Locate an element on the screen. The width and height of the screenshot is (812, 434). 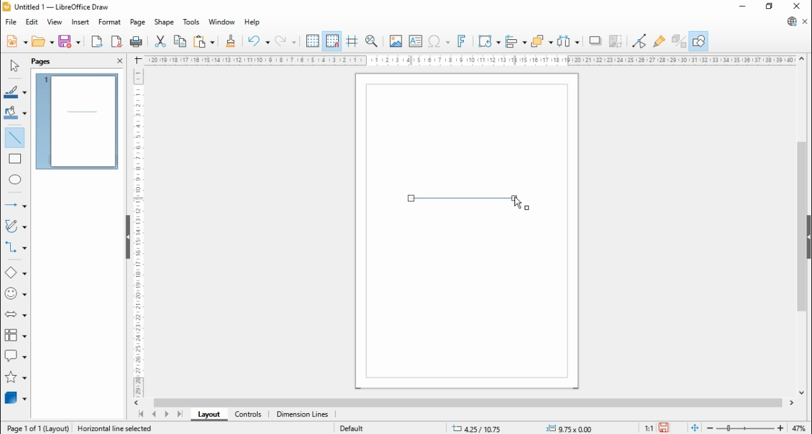
block arrows is located at coordinates (15, 315).